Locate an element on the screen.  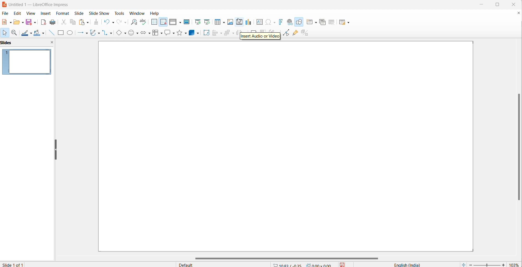
save options is located at coordinates (34, 23).